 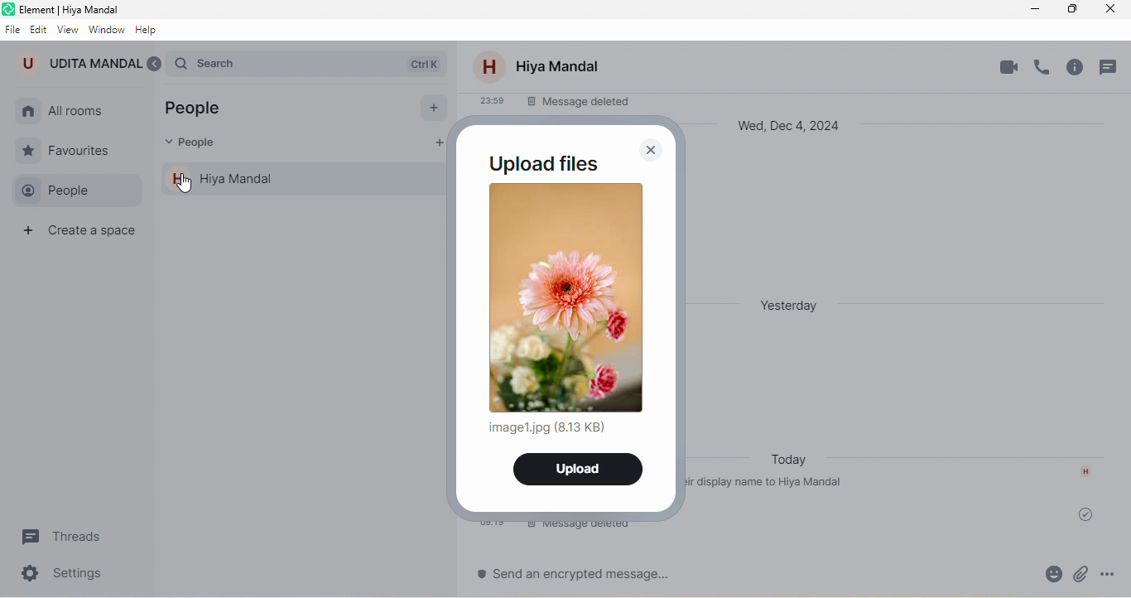 I want to click on Cursor, so click(x=184, y=184).